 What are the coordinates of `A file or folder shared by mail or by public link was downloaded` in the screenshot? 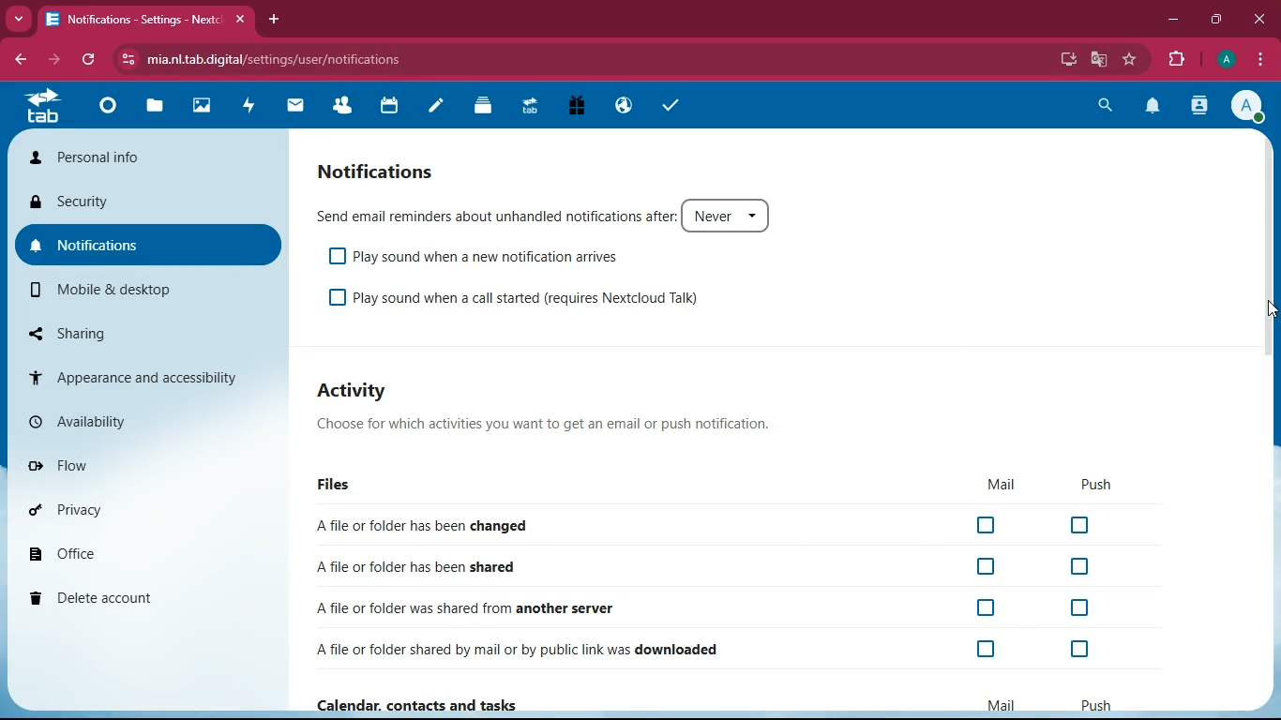 It's located at (524, 647).